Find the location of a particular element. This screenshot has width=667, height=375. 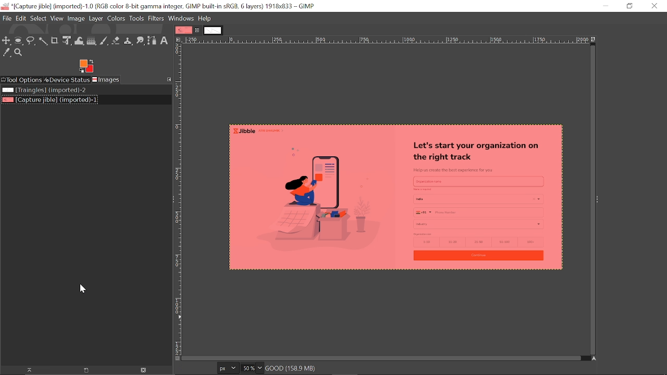

Filters is located at coordinates (157, 19).